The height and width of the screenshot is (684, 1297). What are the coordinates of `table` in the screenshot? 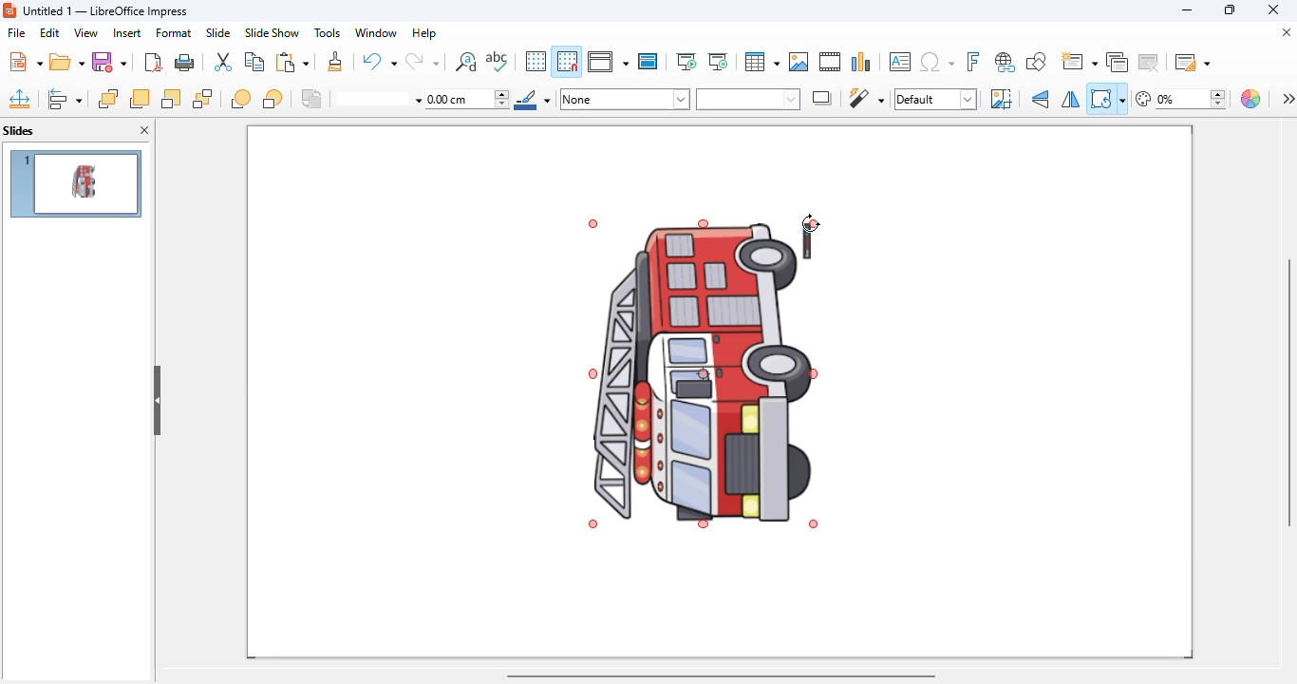 It's located at (762, 62).